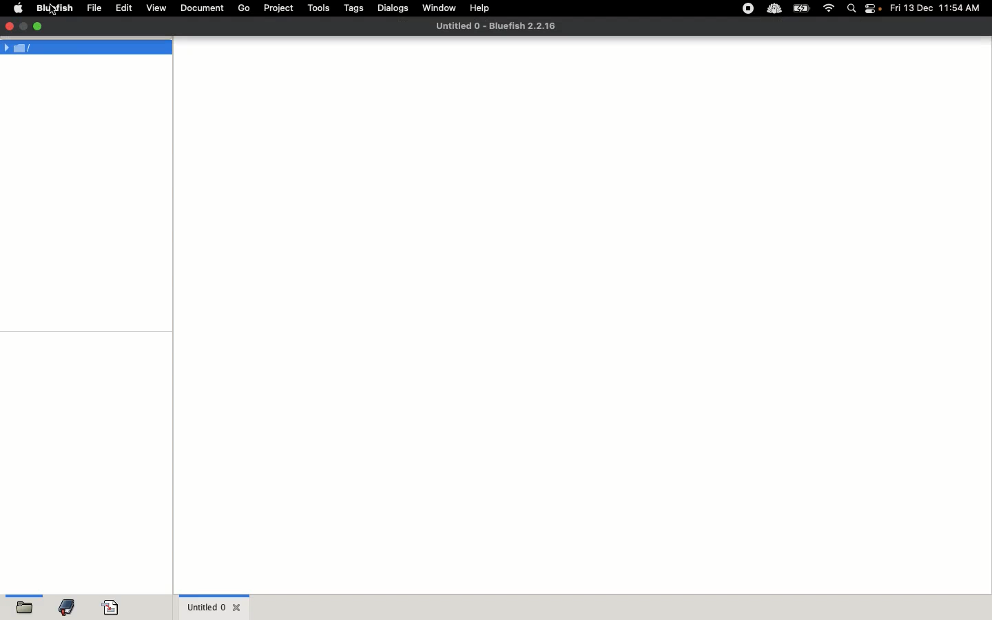  What do you see at coordinates (760, 8) in the screenshot?
I see `Extensions` at bounding box center [760, 8].